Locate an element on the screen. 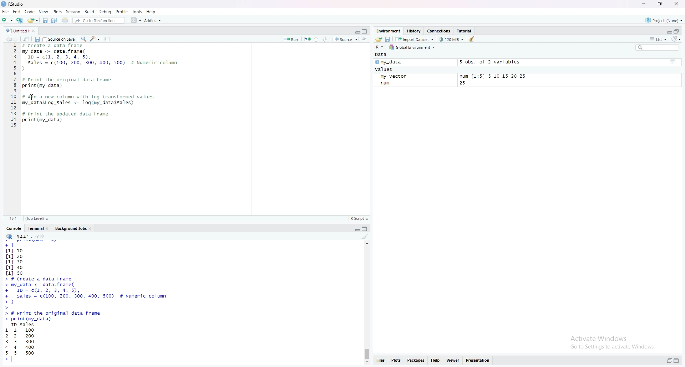 This screenshot has width=685, height=367. my_data is located at coordinates (396, 63).